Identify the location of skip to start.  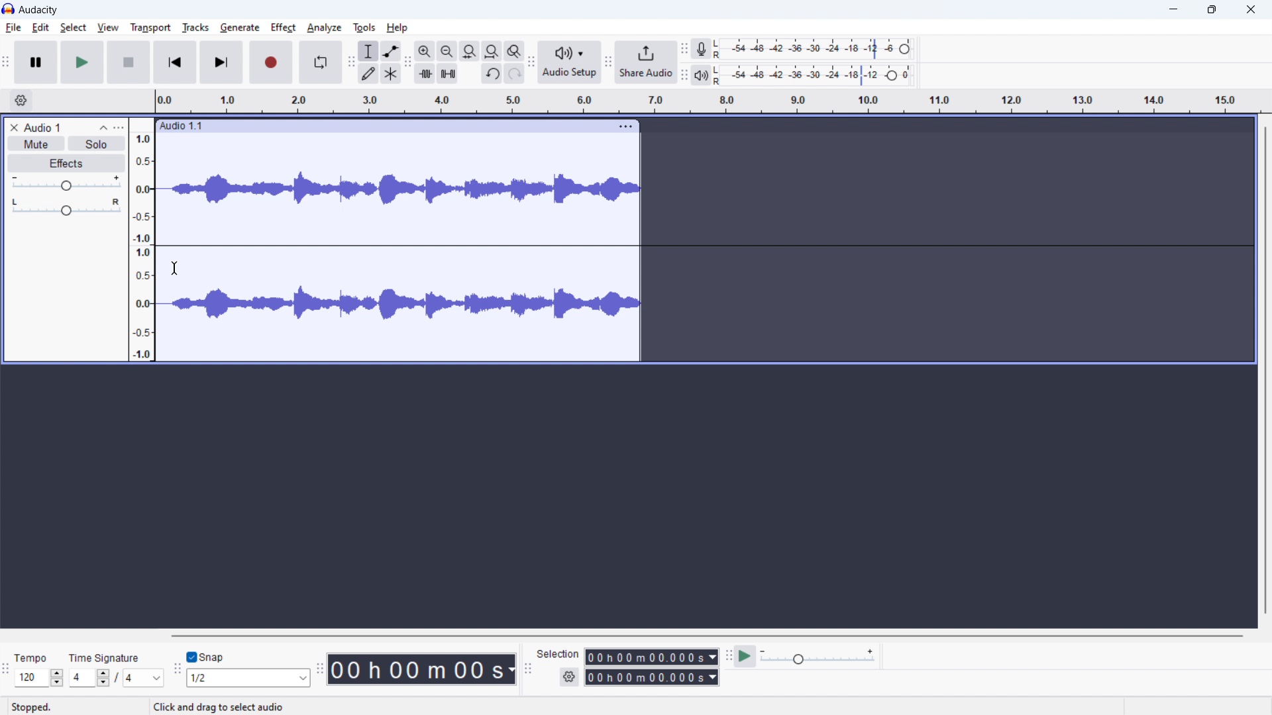
(176, 63).